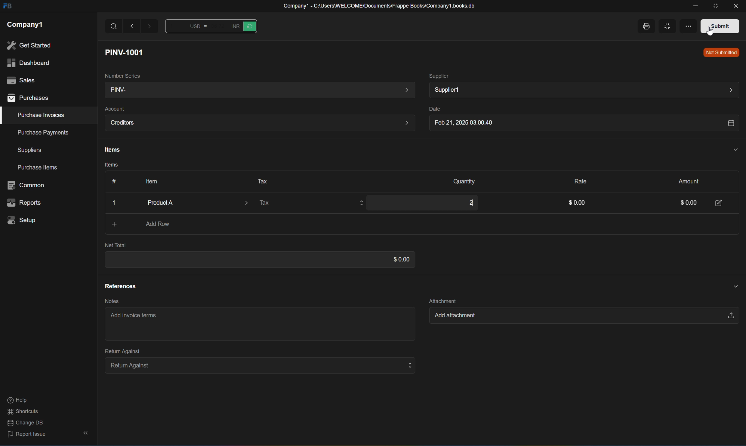 This screenshot has width=746, height=446. I want to click on company1, so click(25, 24).